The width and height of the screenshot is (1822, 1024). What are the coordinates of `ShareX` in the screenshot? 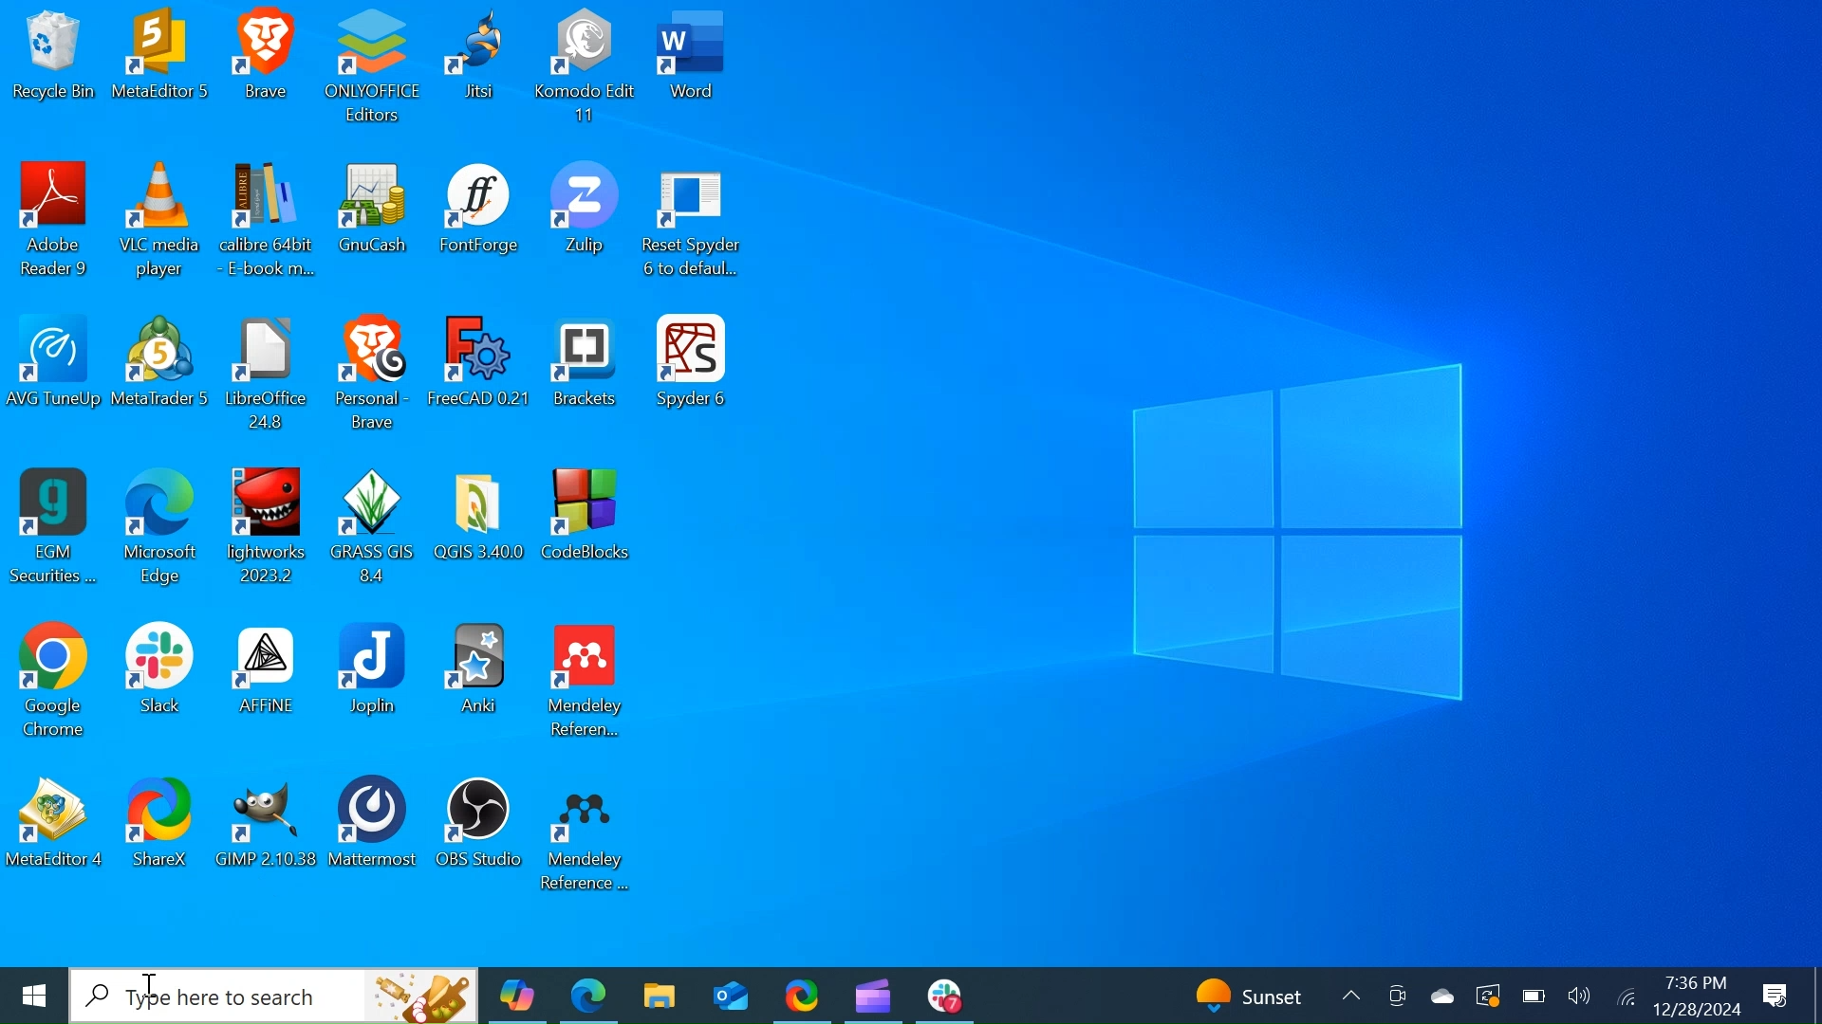 It's located at (802, 995).